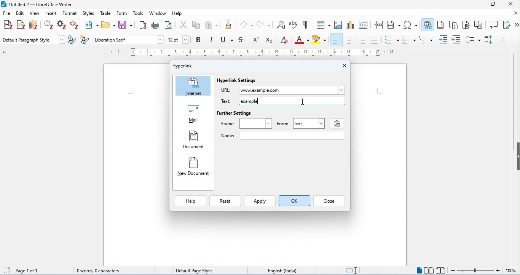 This screenshot has width=520, height=275. I want to click on undo, so click(246, 25).